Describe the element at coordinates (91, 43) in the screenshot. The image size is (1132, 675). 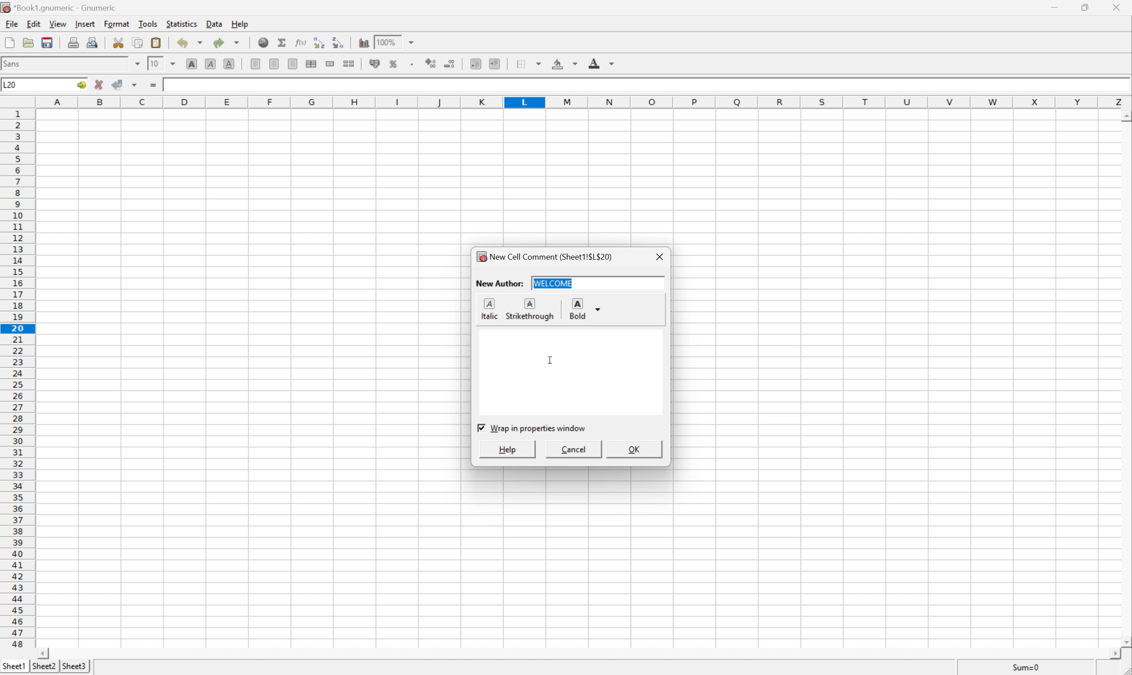
I see `Print preview` at that location.